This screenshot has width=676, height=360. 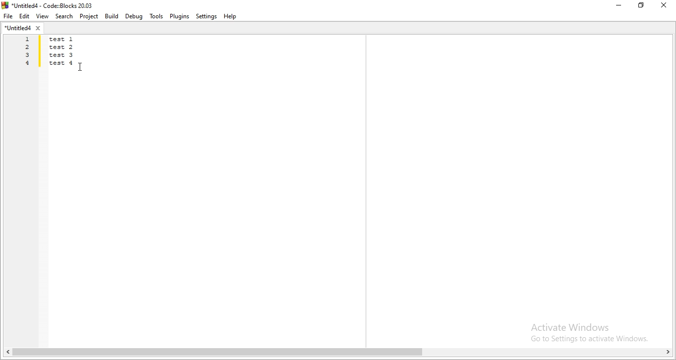 What do you see at coordinates (68, 39) in the screenshot?
I see `test 1` at bounding box center [68, 39].